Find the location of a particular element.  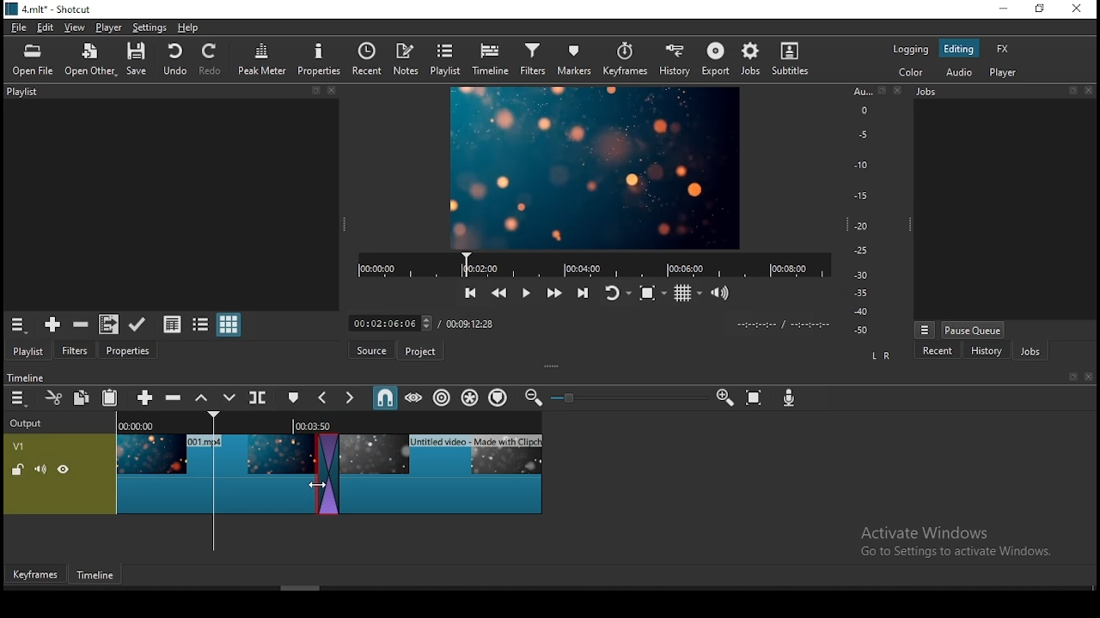

 is located at coordinates (142, 397).